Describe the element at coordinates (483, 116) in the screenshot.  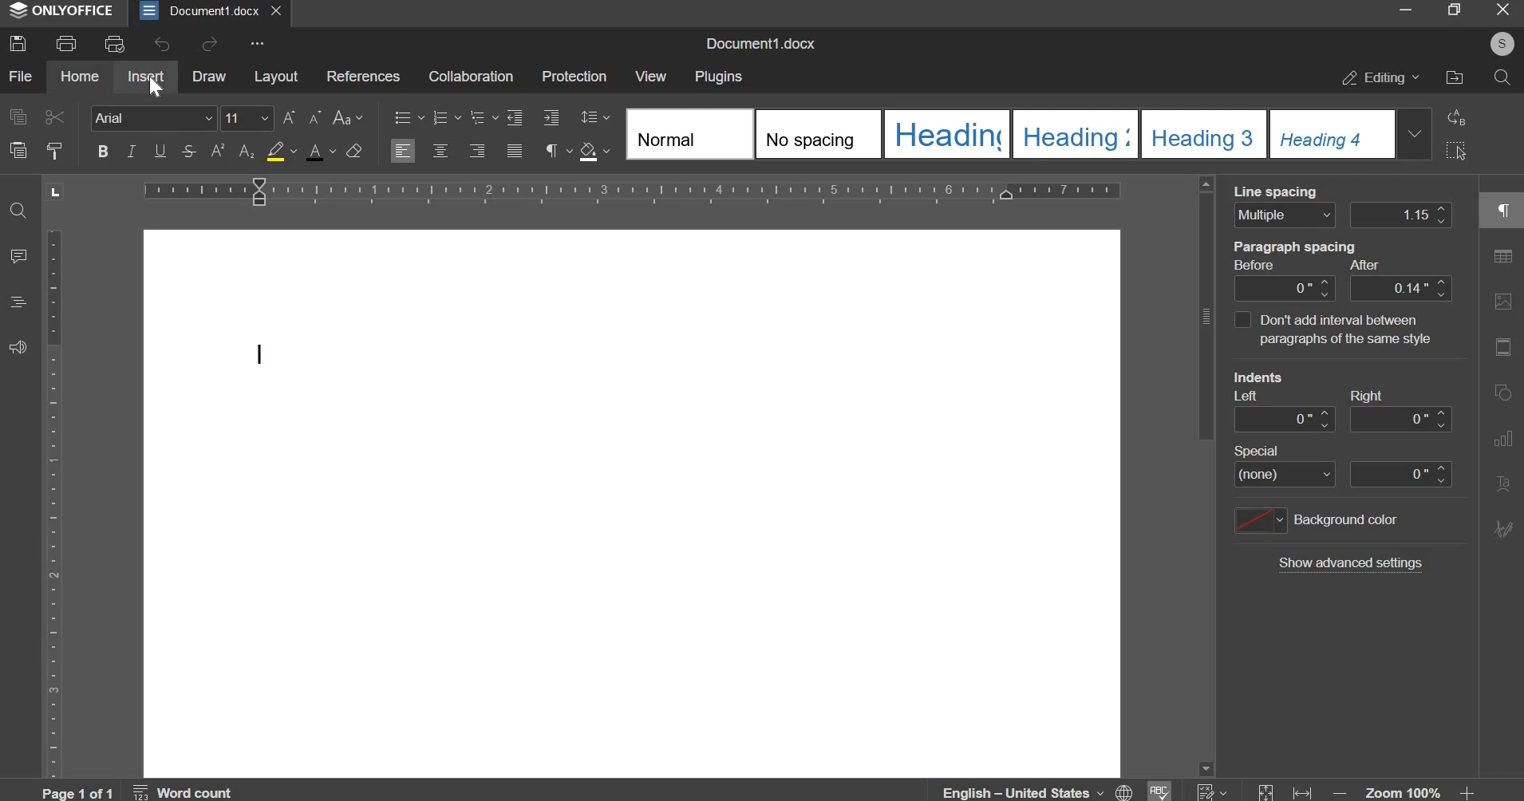
I see `numbering` at that location.